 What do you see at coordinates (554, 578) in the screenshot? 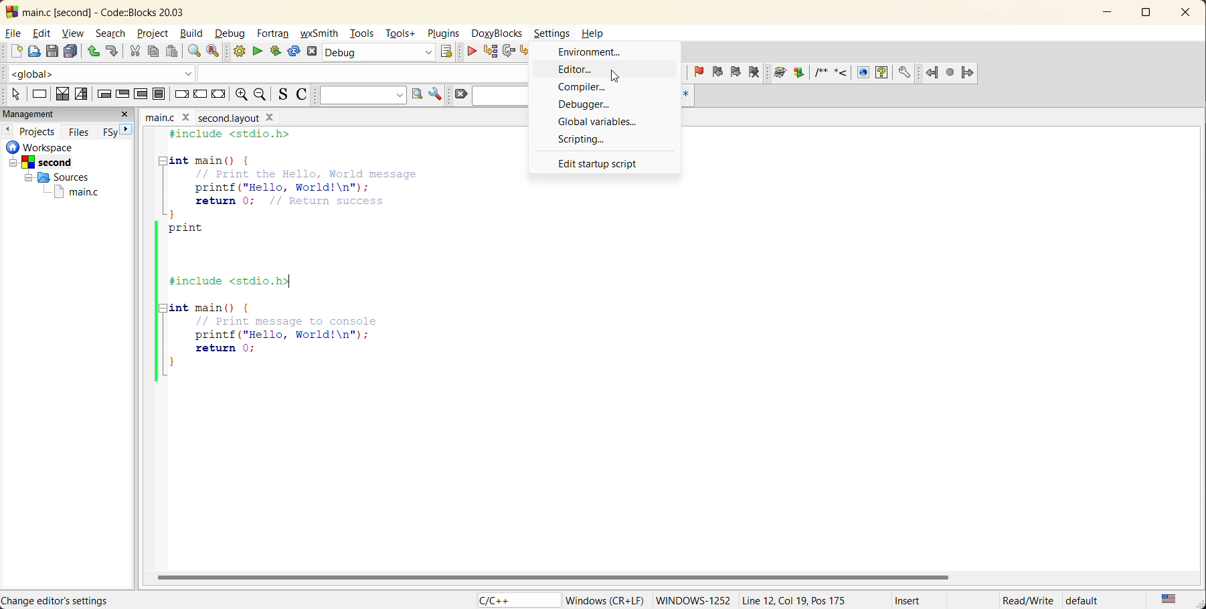
I see `horizontal scroll bar` at bounding box center [554, 578].